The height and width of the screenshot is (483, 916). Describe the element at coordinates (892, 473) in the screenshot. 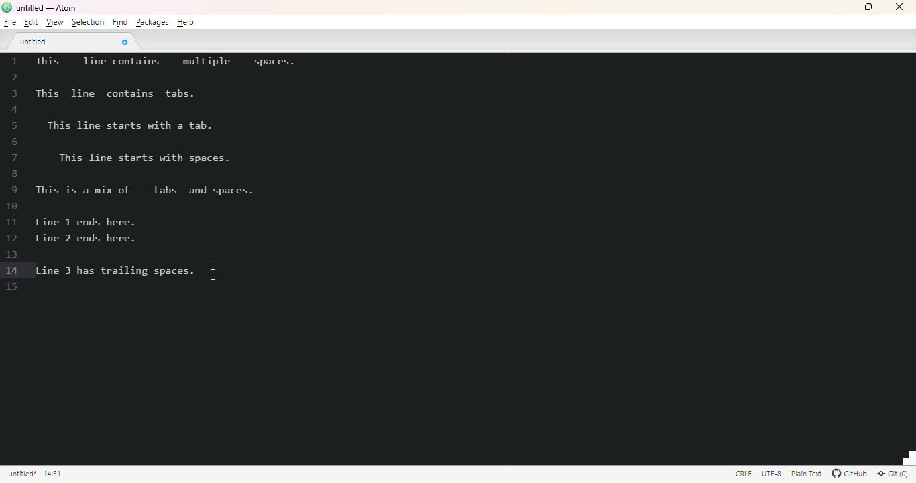

I see `Git(0)` at that location.